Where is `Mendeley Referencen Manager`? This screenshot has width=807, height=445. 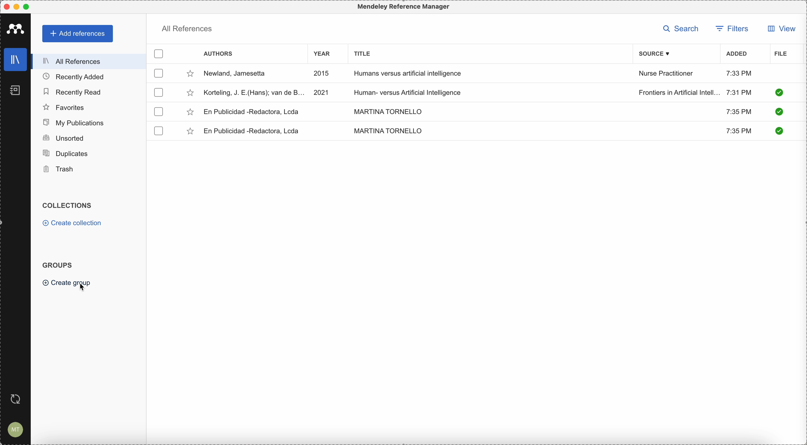
Mendeley Referencen Manager is located at coordinates (405, 7).